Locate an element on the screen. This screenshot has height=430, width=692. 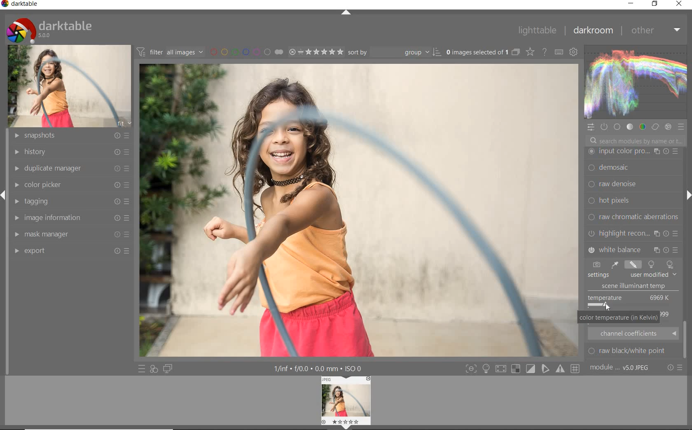
duplicate manager is located at coordinates (70, 167).